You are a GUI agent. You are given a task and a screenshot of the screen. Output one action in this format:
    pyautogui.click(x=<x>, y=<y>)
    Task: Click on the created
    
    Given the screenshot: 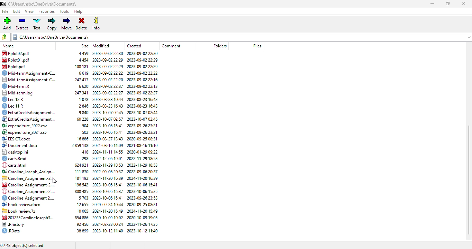 What is the action you would take?
    pyautogui.click(x=135, y=46)
    